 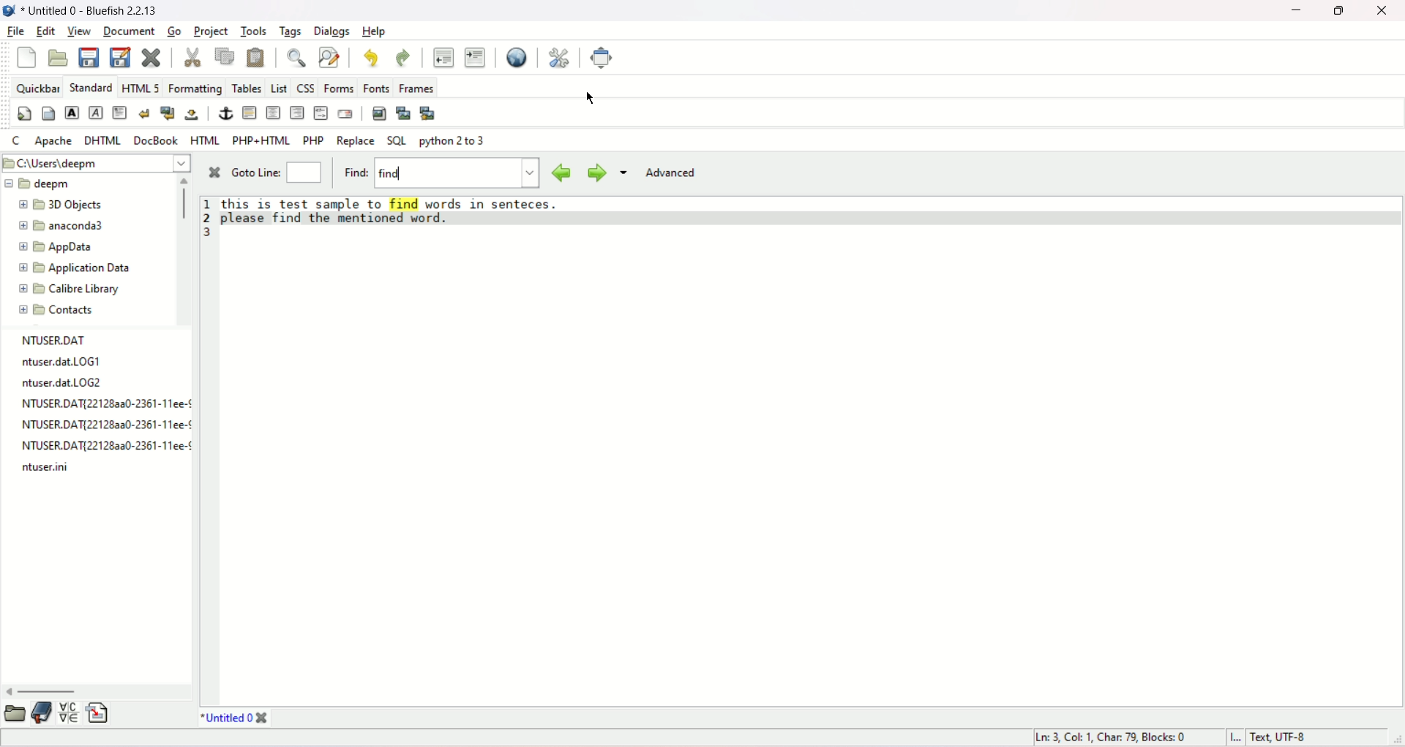 I want to click on paragraph, so click(x=121, y=113).